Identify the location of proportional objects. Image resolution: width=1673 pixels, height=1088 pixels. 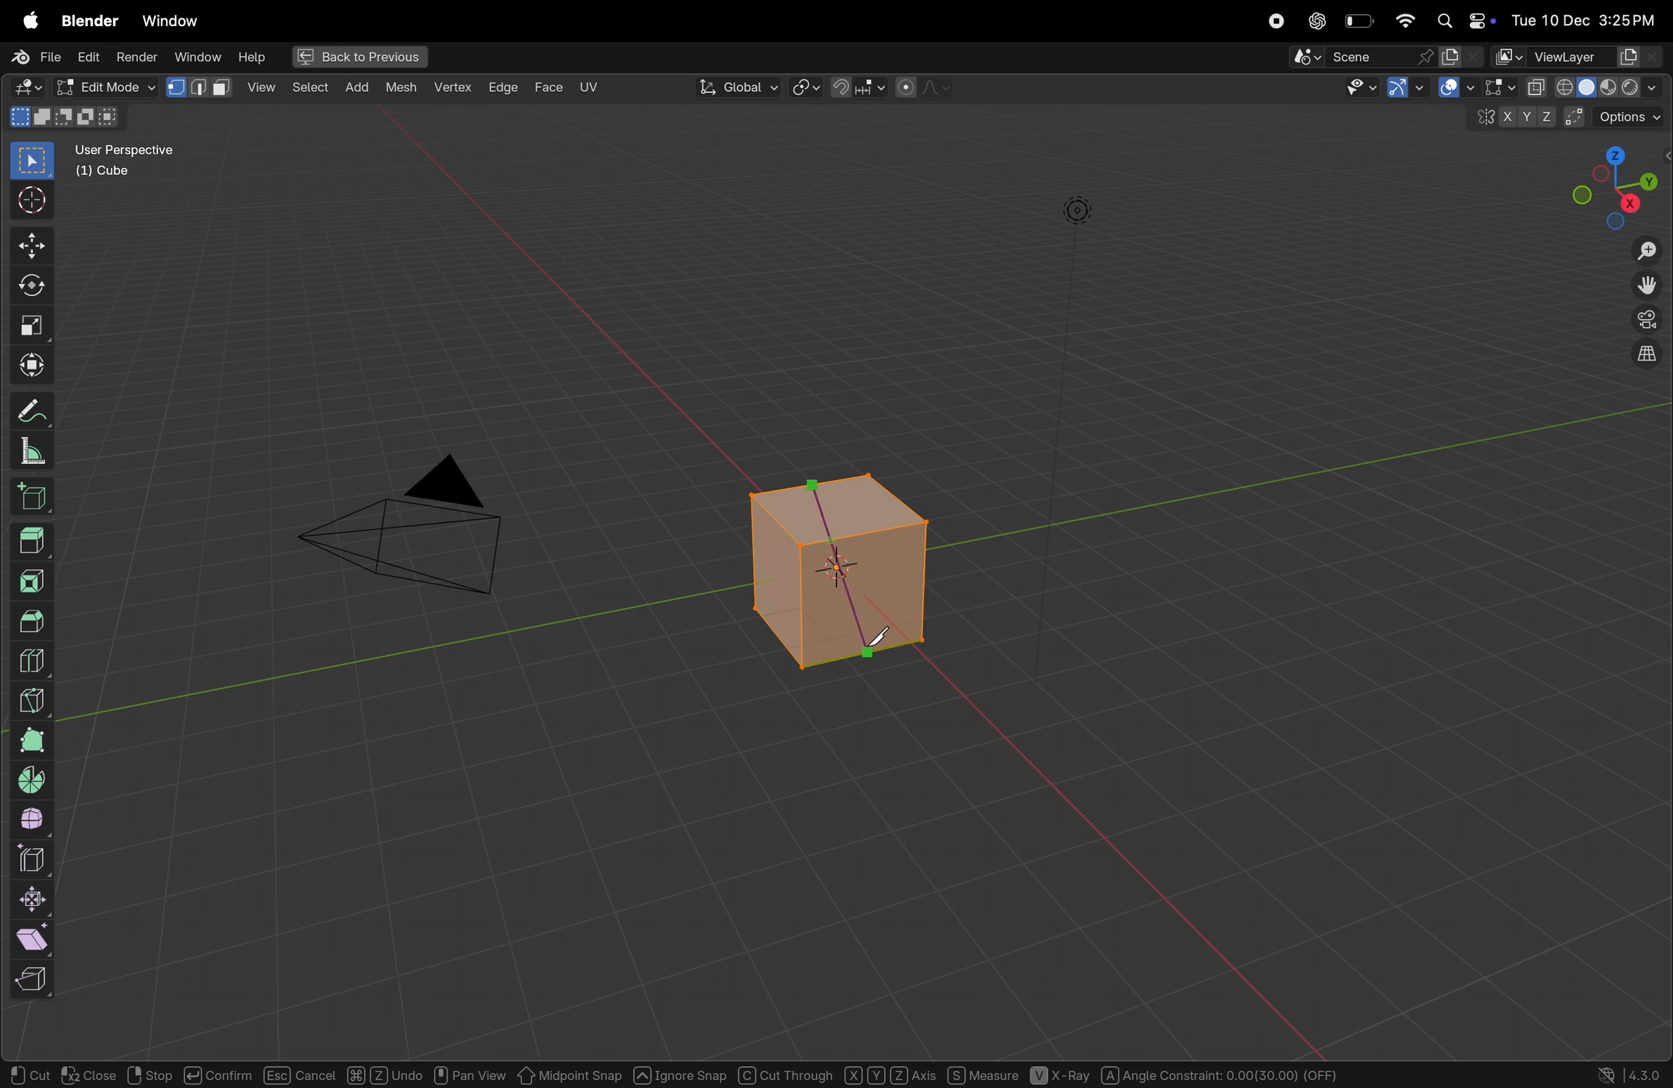
(924, 88).